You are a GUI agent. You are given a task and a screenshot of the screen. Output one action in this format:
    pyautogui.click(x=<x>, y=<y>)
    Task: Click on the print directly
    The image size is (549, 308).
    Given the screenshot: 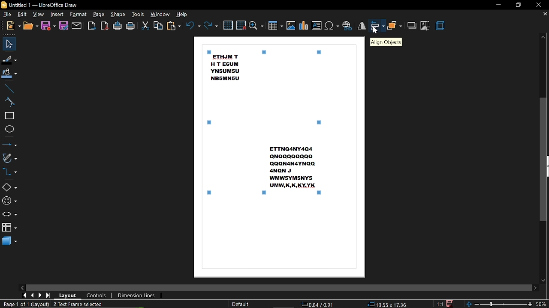 What is the action you would take?
    pyautogui.click(x=118, y=26)
    